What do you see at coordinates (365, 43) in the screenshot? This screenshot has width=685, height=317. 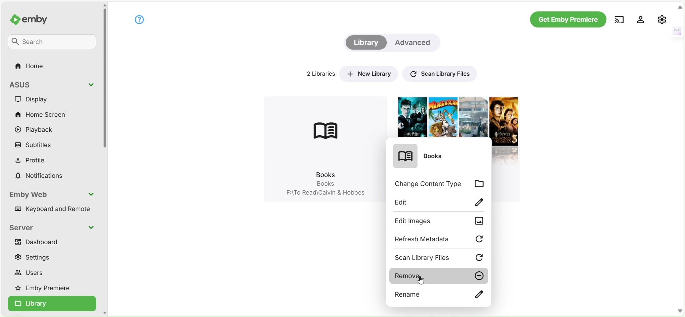 I see `Library` at bounding box center [365, 43].